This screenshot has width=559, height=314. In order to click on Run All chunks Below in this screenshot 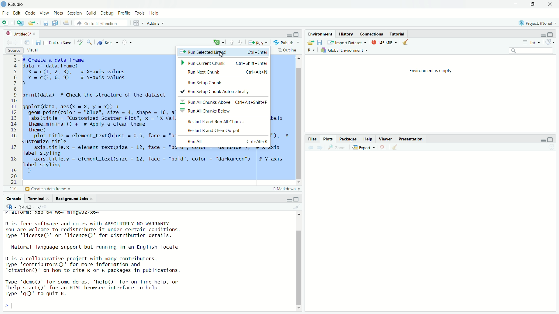, I will do `click(205, 111)`.